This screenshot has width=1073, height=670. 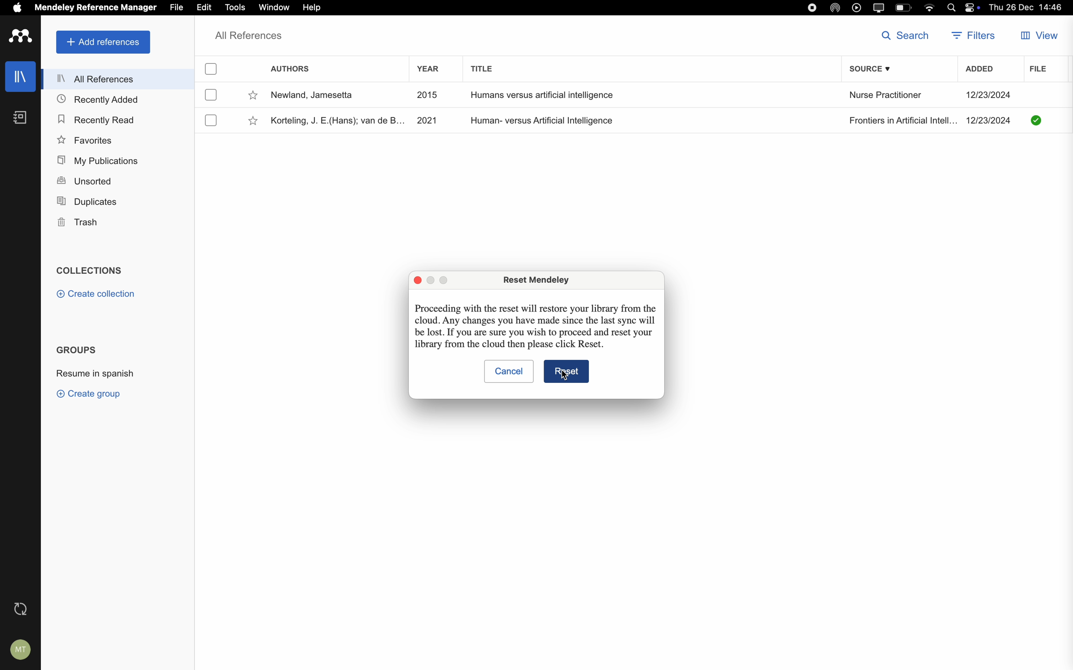 What do you see at coordinates (536, 280) in the screenshot?
I see `Reset Mendeley` at bounding box center [536, 280].